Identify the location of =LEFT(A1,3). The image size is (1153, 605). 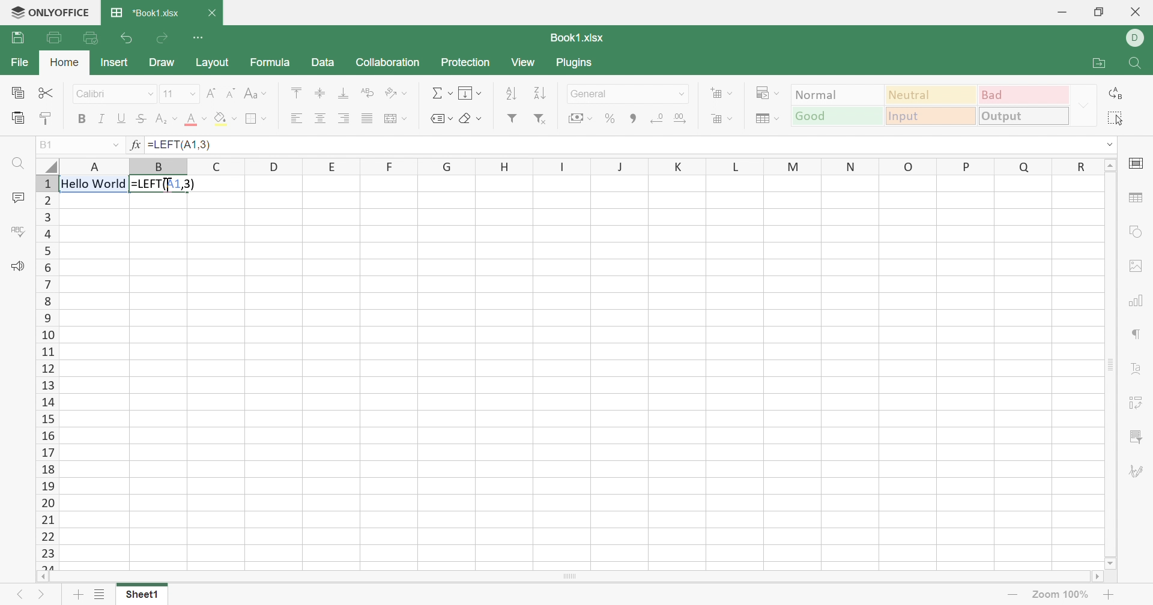
(180, 145).